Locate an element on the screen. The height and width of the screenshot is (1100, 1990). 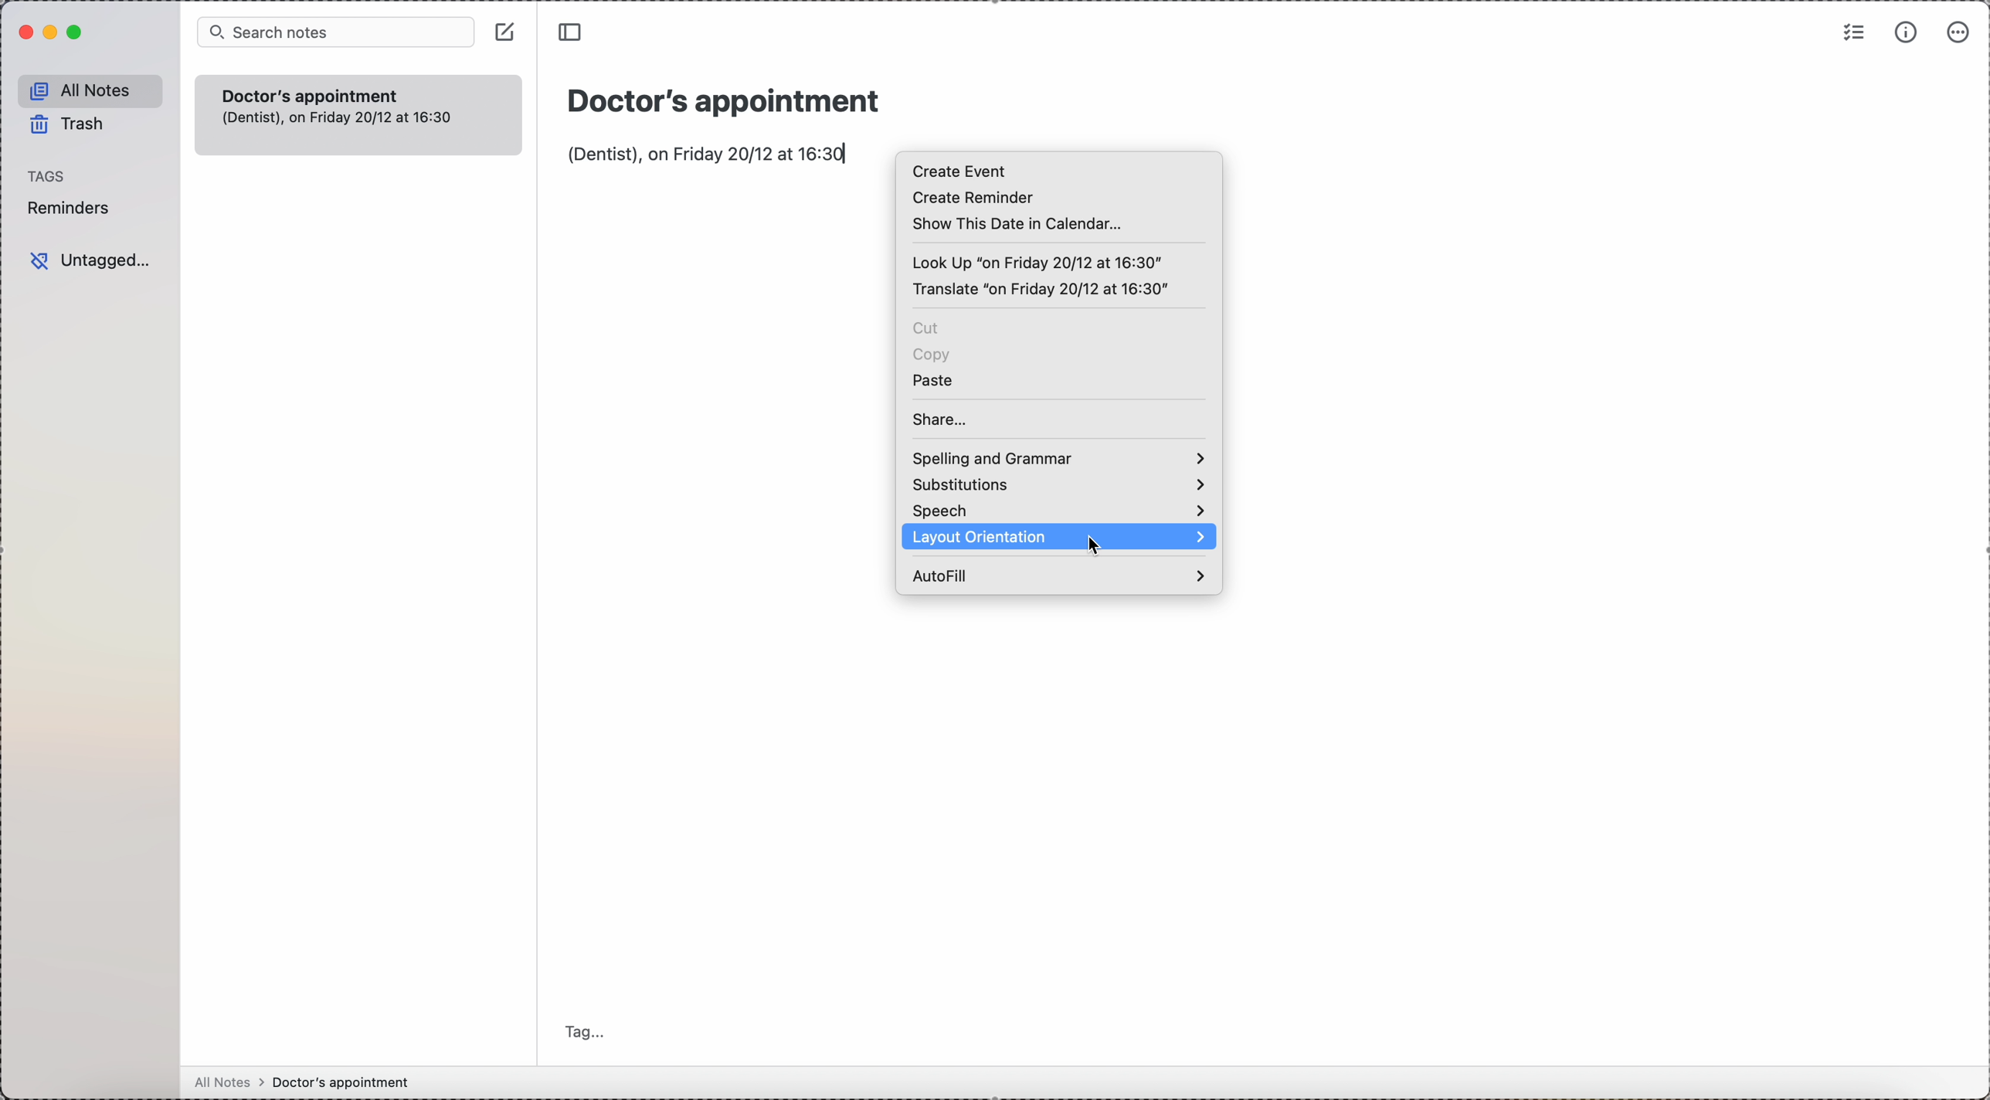
untagged is located at coordinates (88, 260).